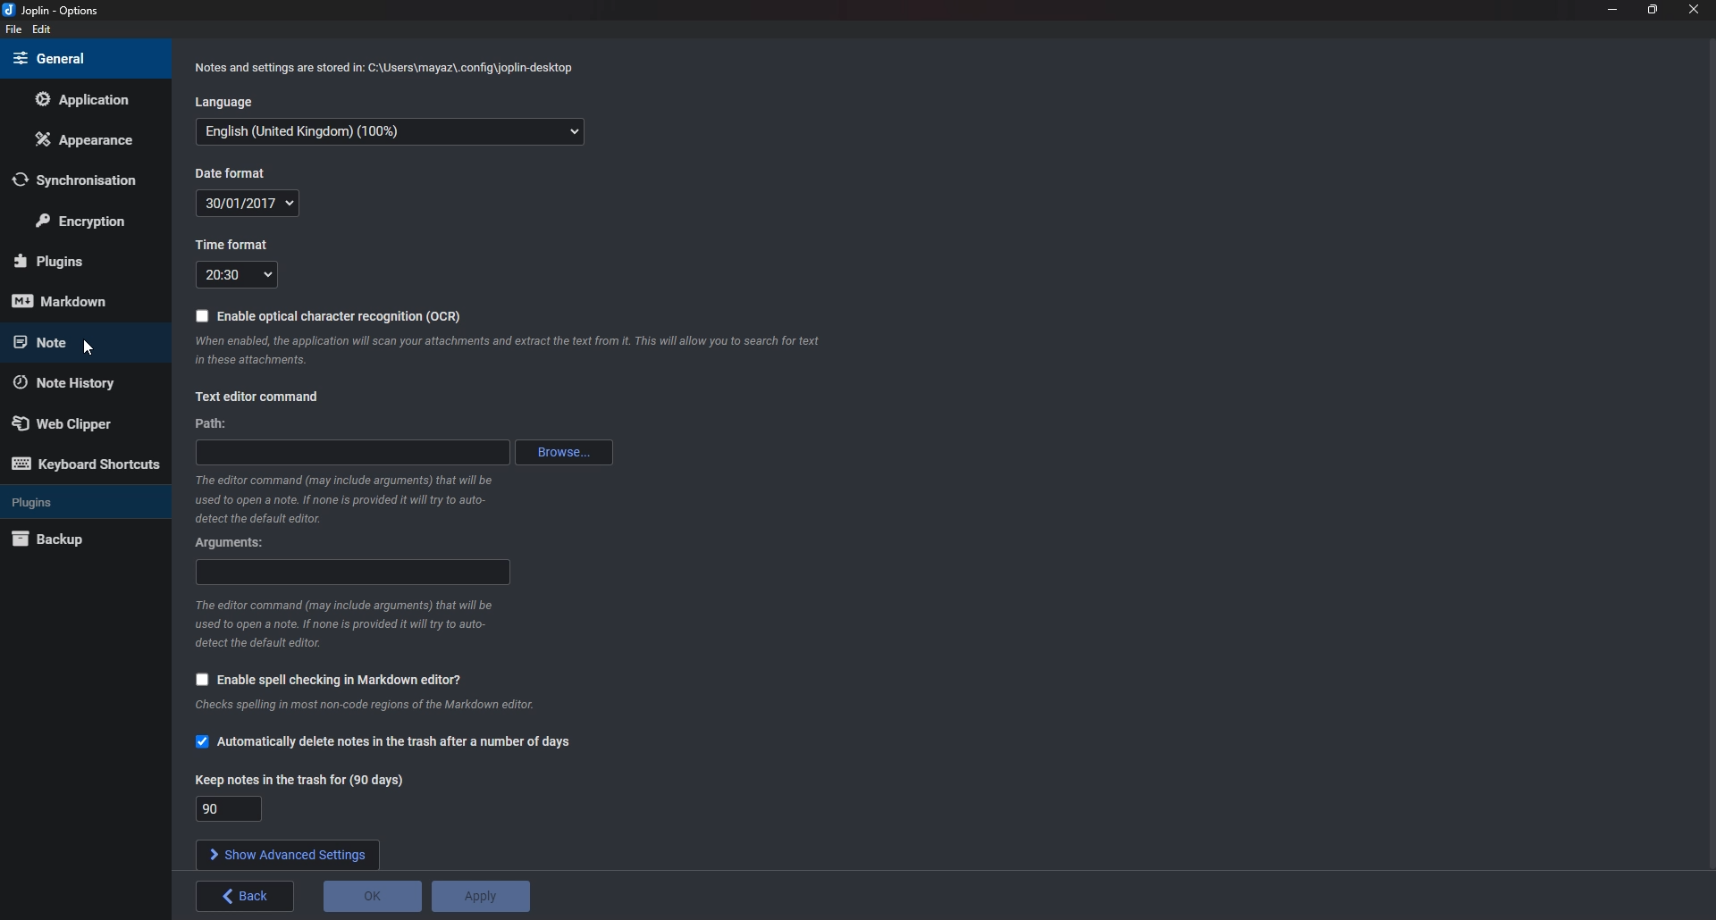  Describe the element at coordinates (78, 301) in the screenshot. I see `Mark down` at that location.